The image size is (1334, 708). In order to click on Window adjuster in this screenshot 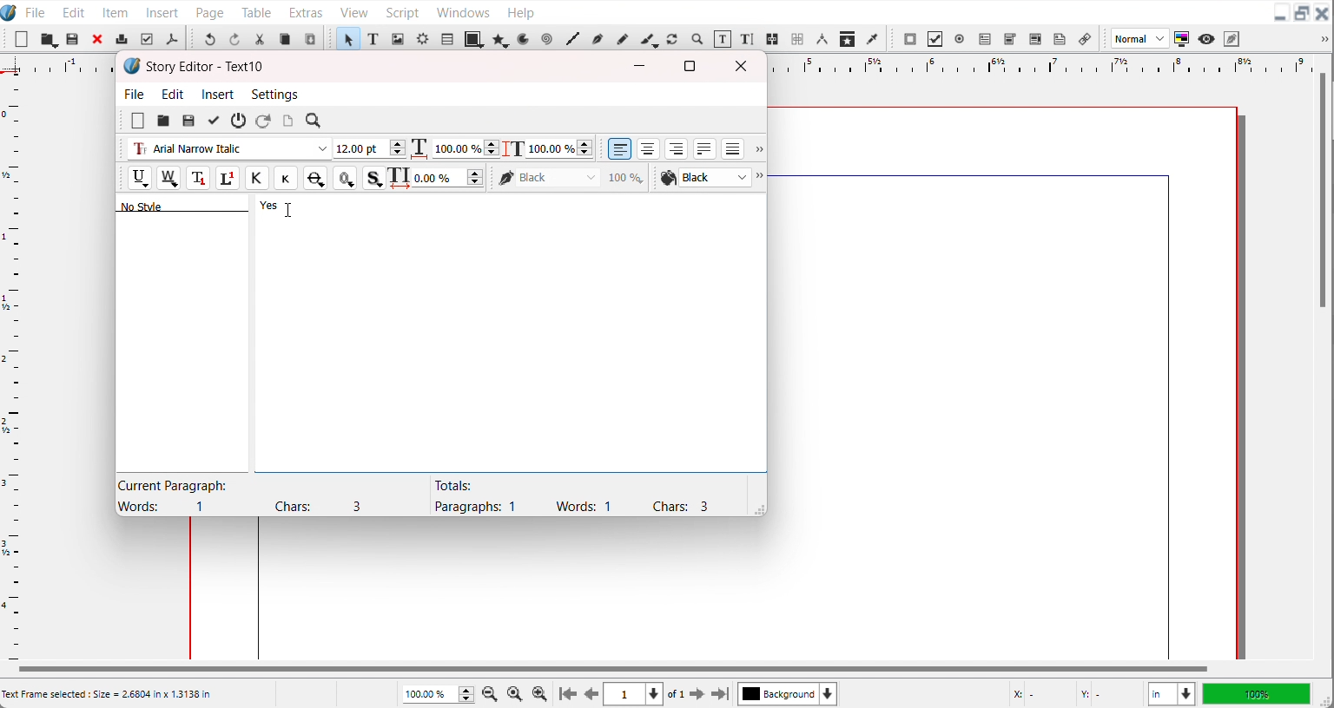, I will do `click(756, 508)`.